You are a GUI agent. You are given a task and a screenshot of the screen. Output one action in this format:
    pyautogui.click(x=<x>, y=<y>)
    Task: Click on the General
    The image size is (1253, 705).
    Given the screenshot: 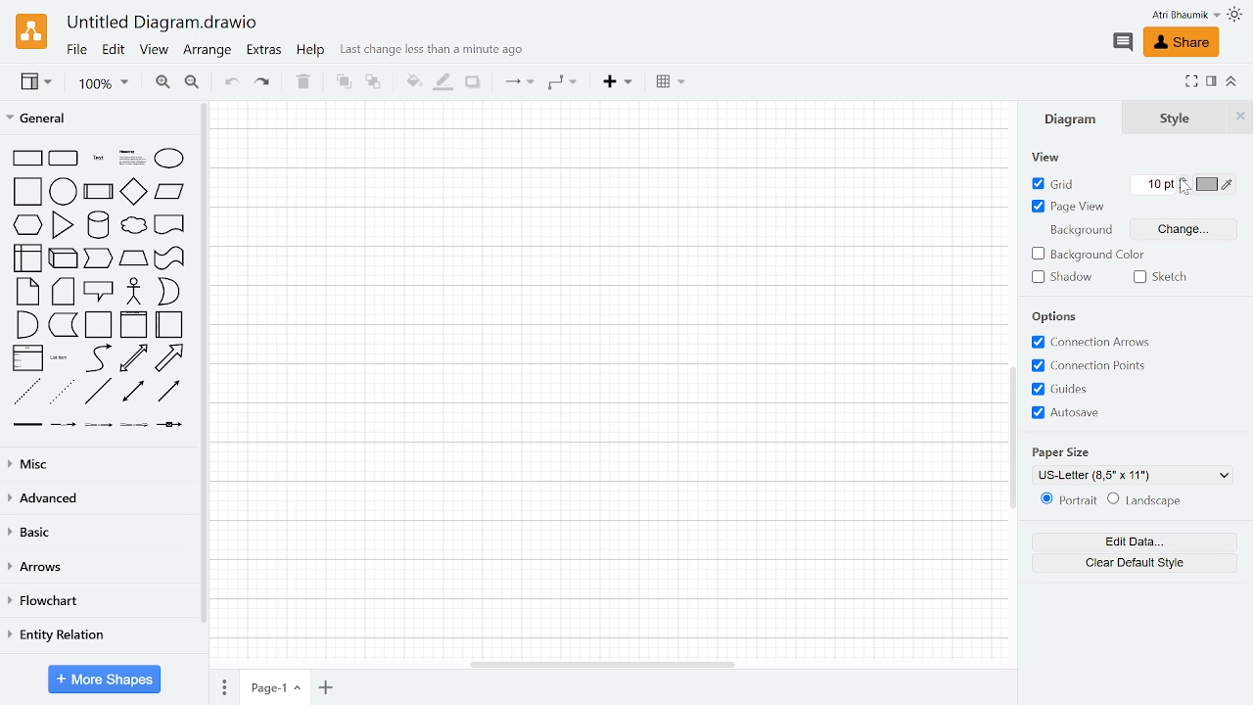 What is the action you would take?
    pyautogui.click(x=47, y=119)
    